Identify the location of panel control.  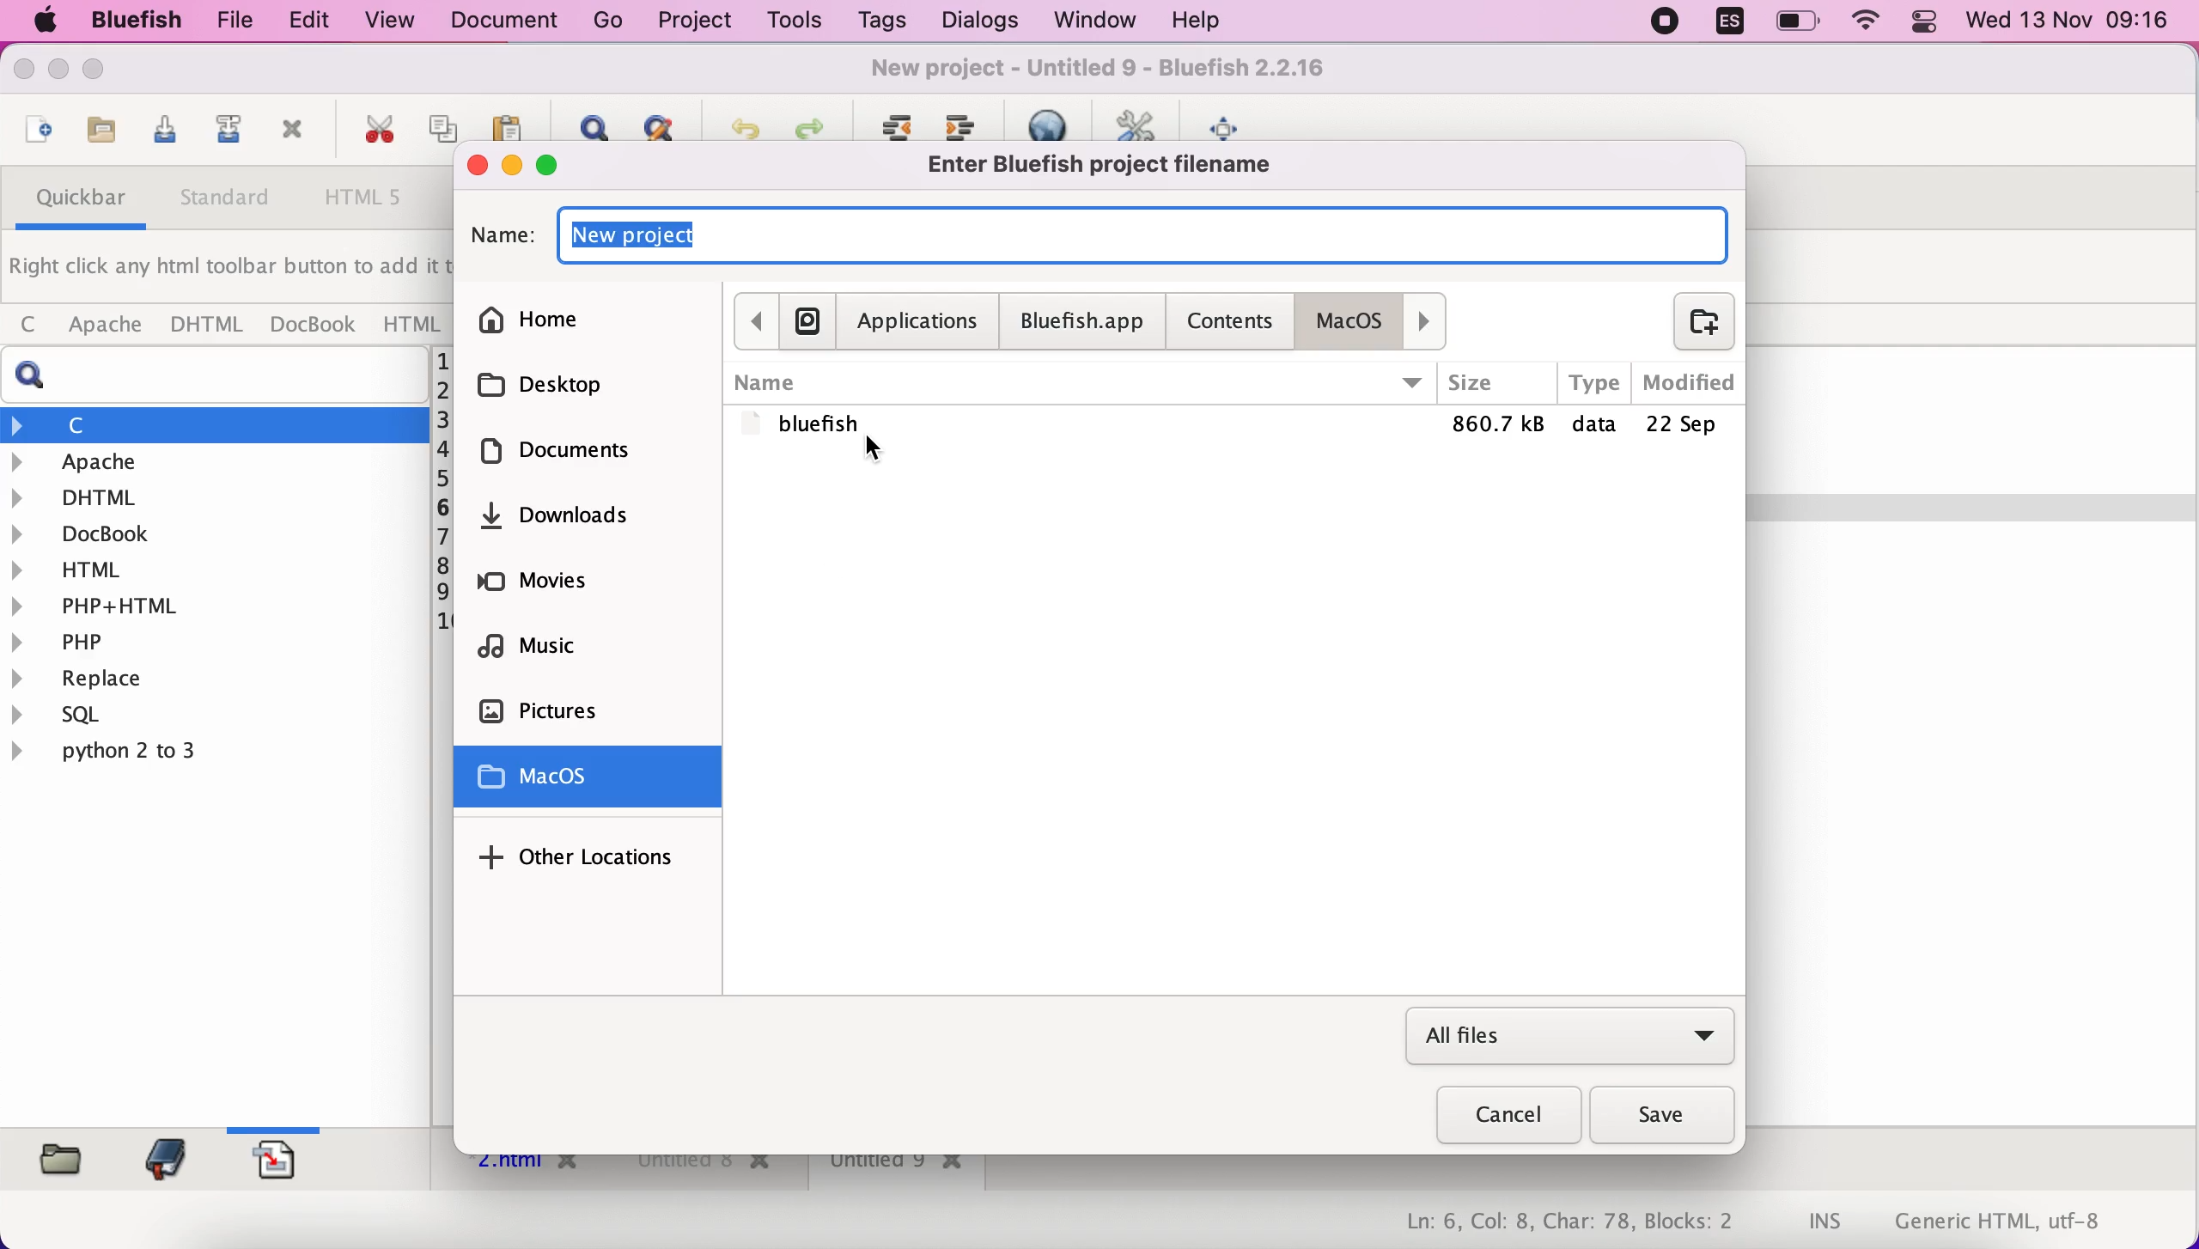
(1924, 23).